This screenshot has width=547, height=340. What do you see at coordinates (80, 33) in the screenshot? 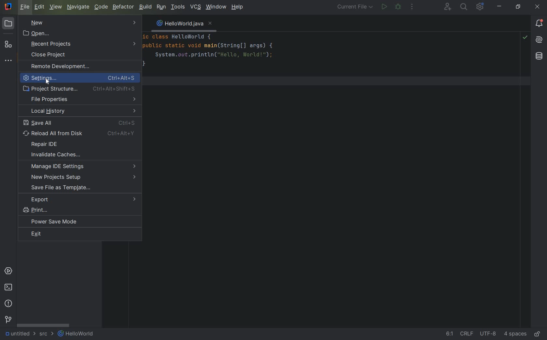
I see `OPEN` at bounding box center [80, 33].